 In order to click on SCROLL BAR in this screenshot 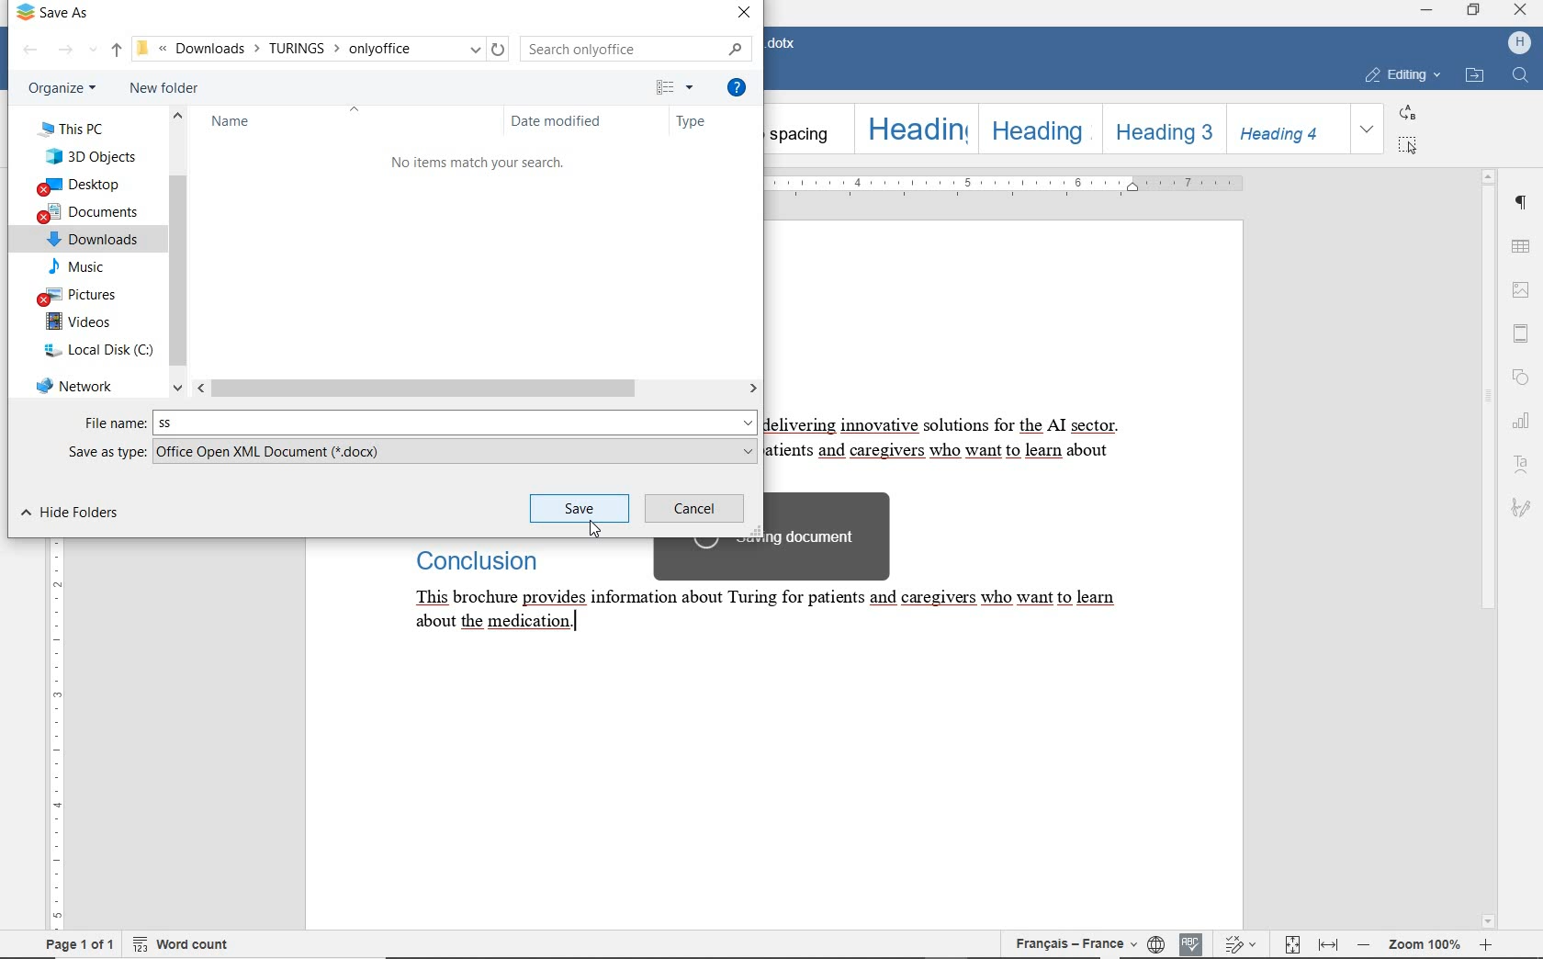, I will do `click(178, 252)`.